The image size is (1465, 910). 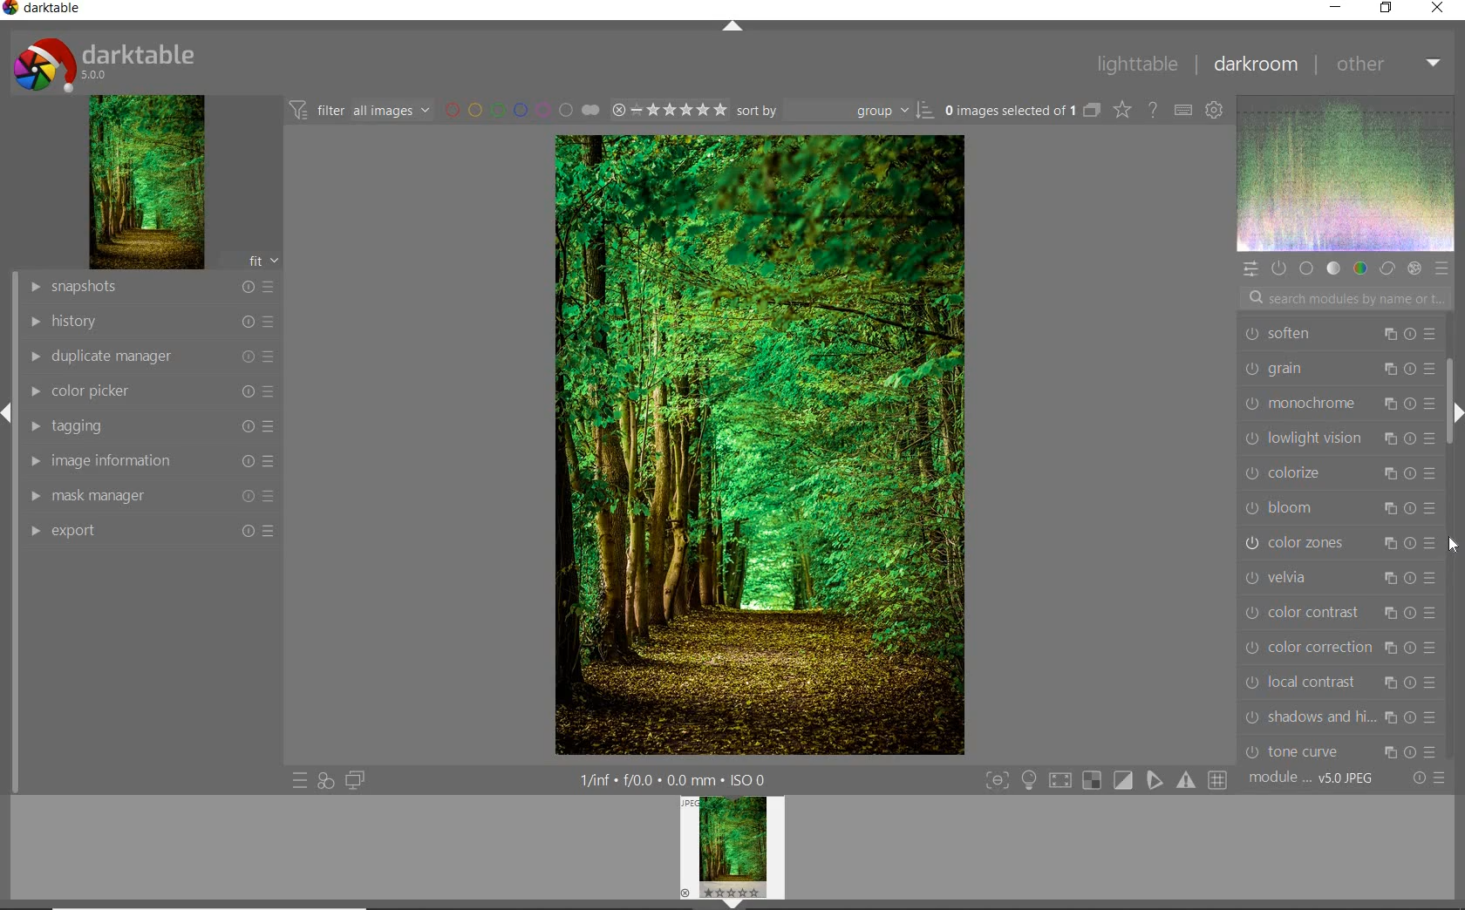 What do you see at coordinates (1443, 268) in the screenshot?
I see `PRESET ` at bounding box center [1443, 268].